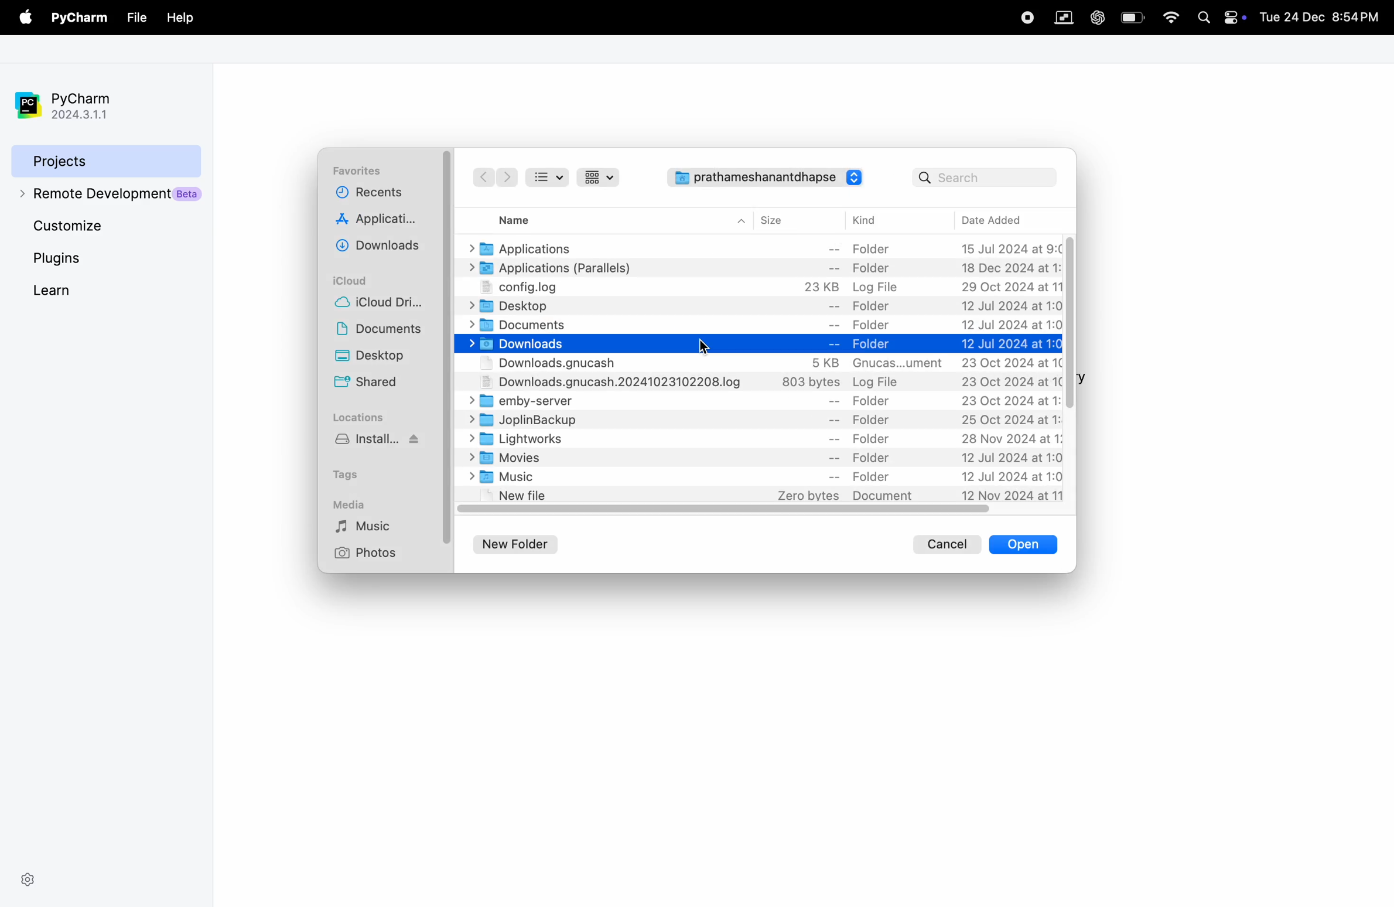 The width and height of the screenshot is (1394, 907). Describe the element at coordinates (356, 472) in the screenshot. I see `tags` at that location.